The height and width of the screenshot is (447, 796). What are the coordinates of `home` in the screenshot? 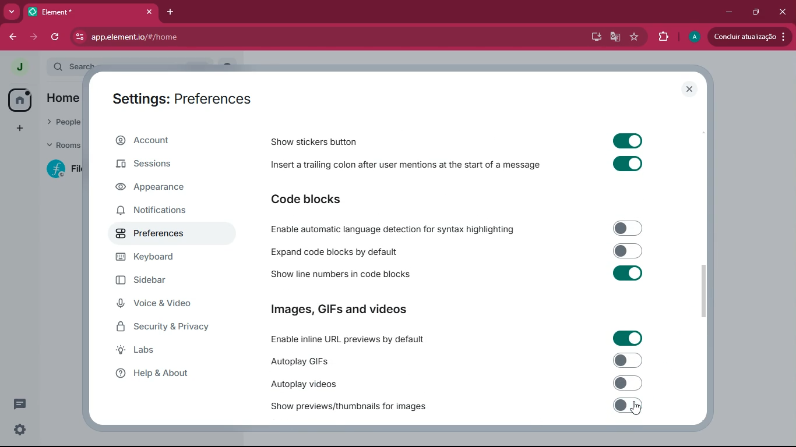 It's located at (19, 100).